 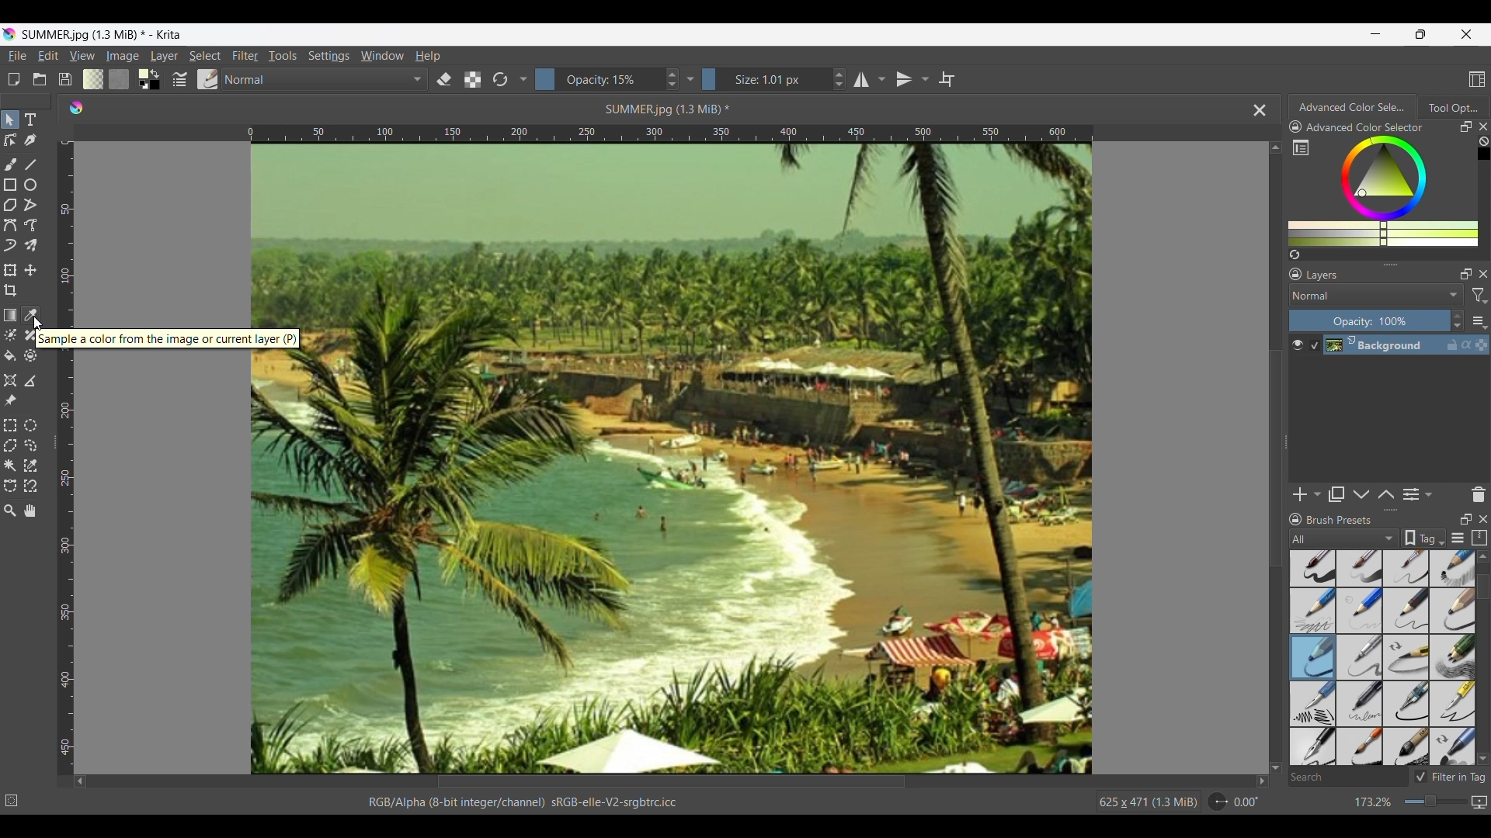 I want to click on Rectangular selection tool, so click(x=10, y=425).